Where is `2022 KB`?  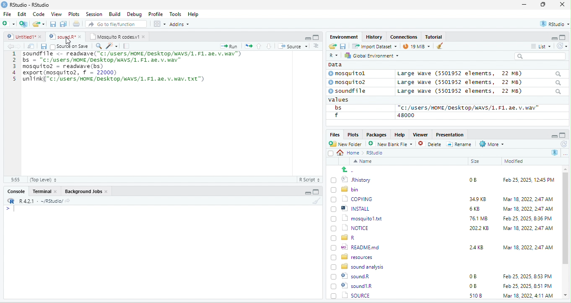 2022 KB is located at coordinates (480, 229).